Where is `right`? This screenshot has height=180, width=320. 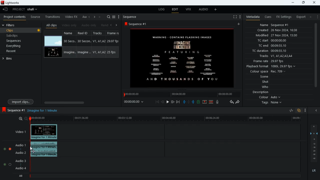
right is located at coordinates (116, 25).